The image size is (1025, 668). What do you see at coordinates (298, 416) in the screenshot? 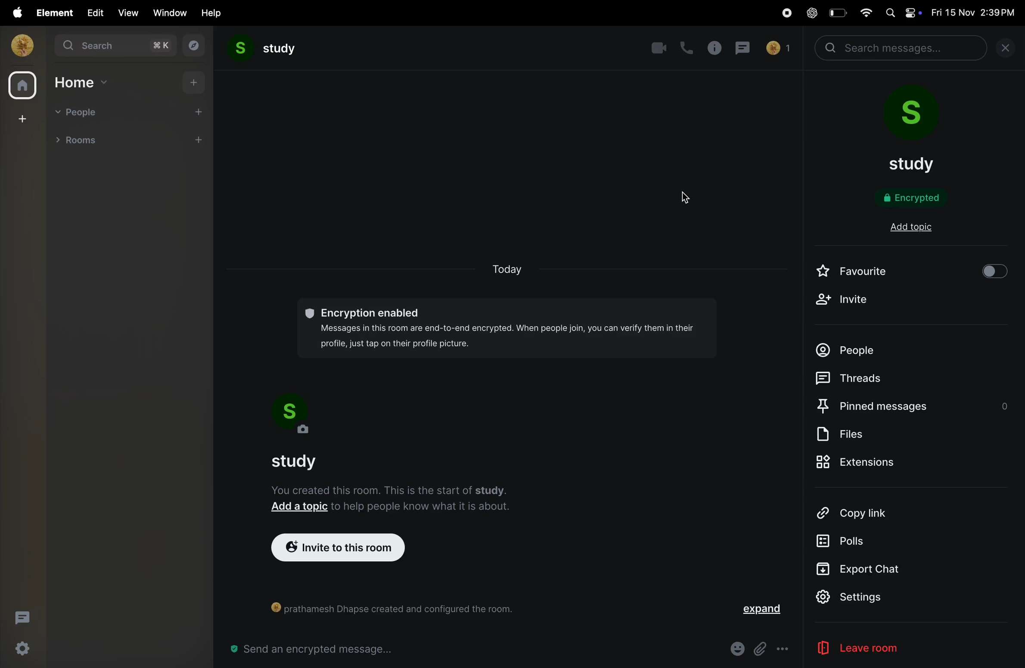
I see `room profile pic` at bounding box center [298, 416].